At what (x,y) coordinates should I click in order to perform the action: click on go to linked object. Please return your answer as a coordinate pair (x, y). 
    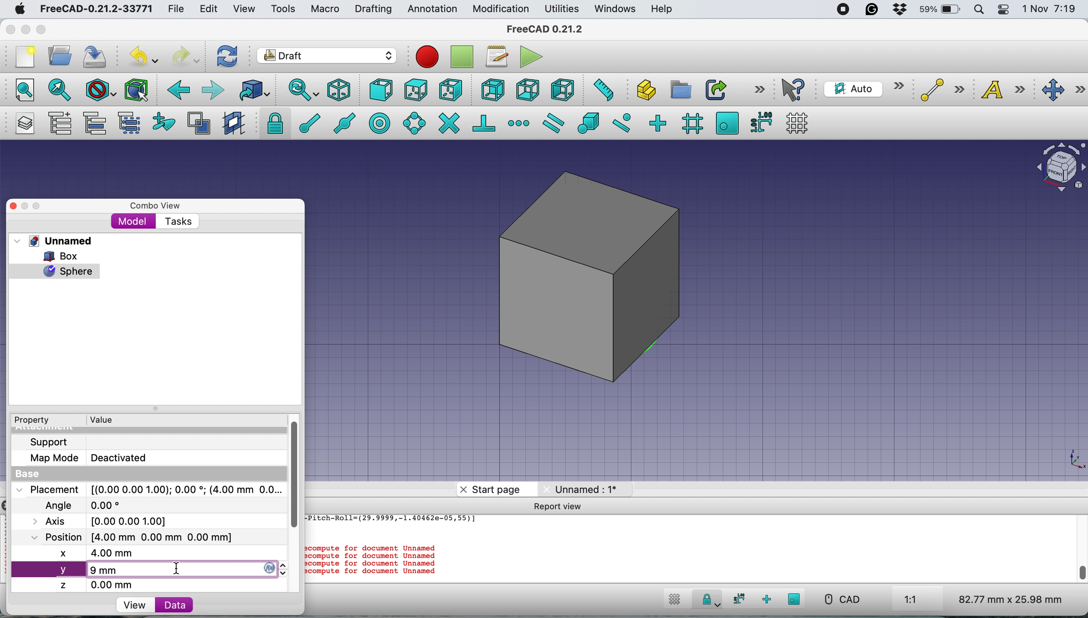
    Looking at the image, I should click on (254, 90).